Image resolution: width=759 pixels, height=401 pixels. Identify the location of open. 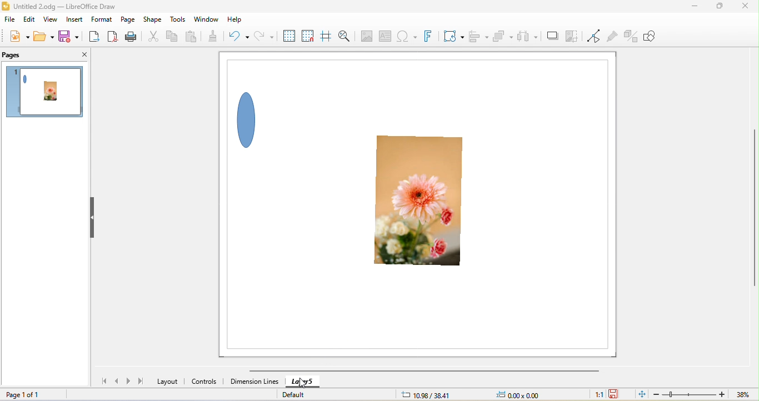
(42, 36).